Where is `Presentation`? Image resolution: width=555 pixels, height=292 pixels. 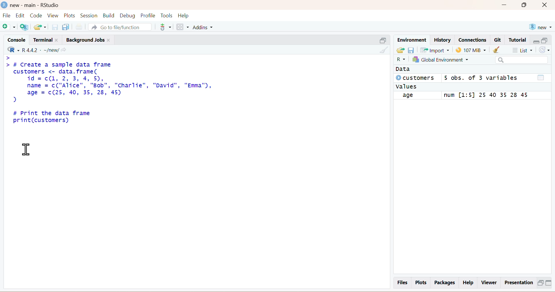 Presentation is located at coordinates (517, 283).